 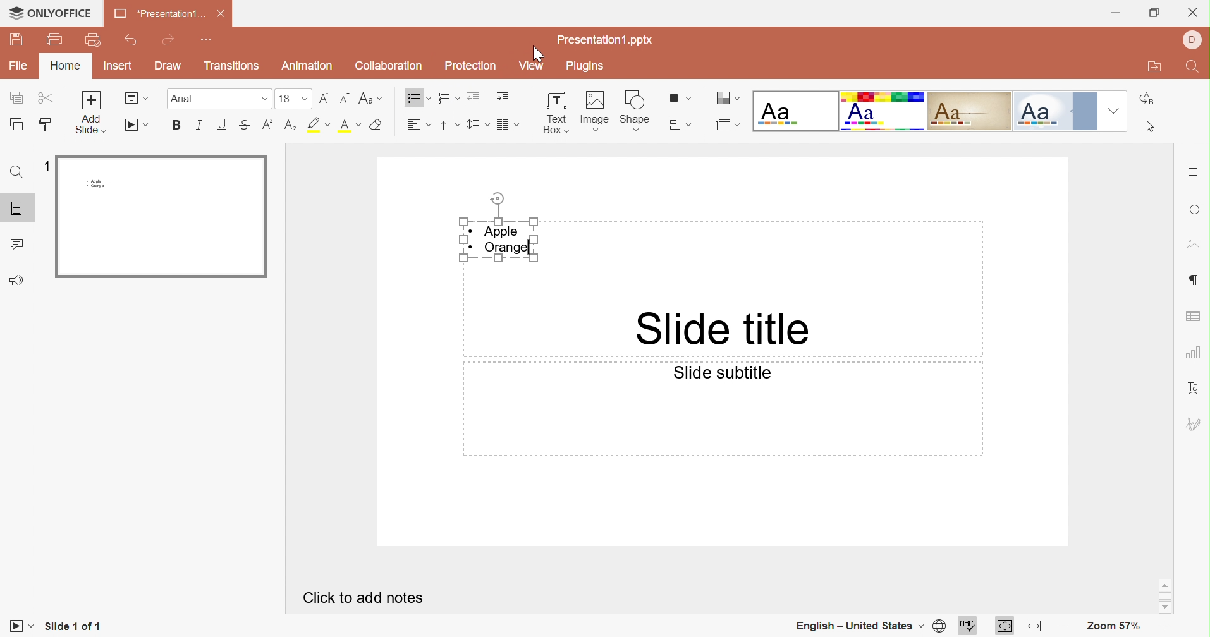 What do you see at coordinates (1150, 100) in the screenshot?
I see `Replace` at bounding box center [1150, 100].